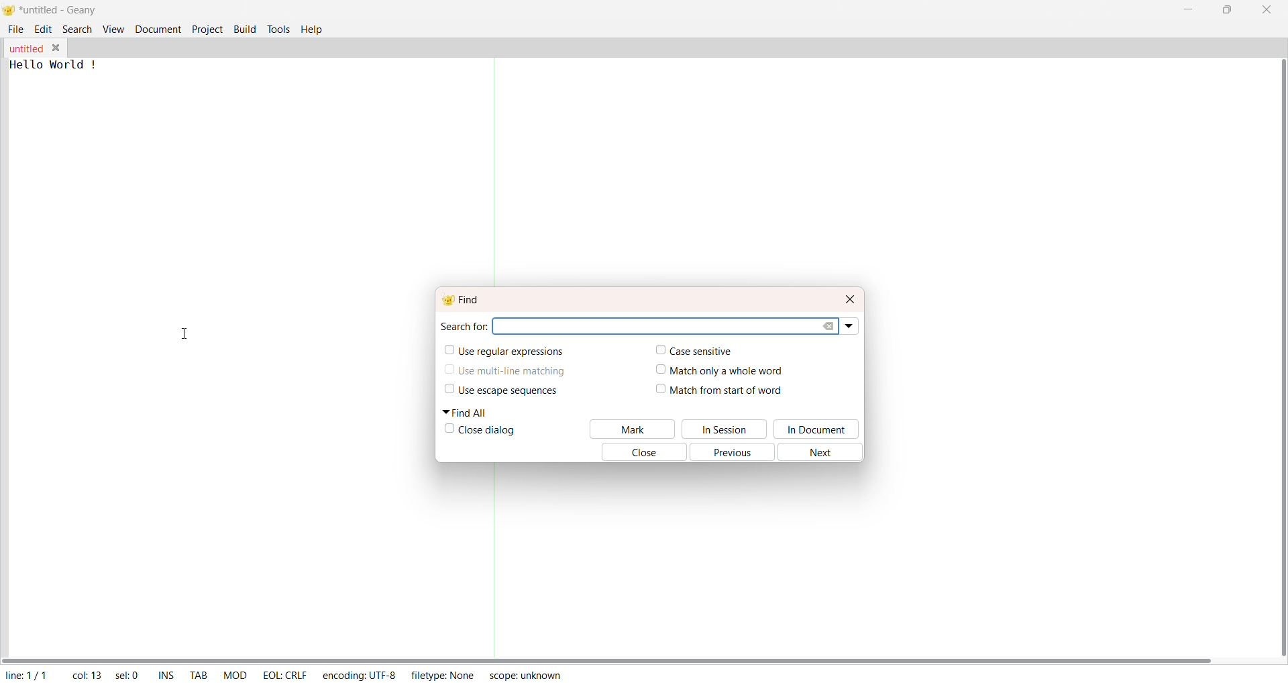 The height and width of the screenshot is (683, 1288). Describe the element at coordinates (286, 674) in the screenshot. I see `EOL: CRLF` at that location.